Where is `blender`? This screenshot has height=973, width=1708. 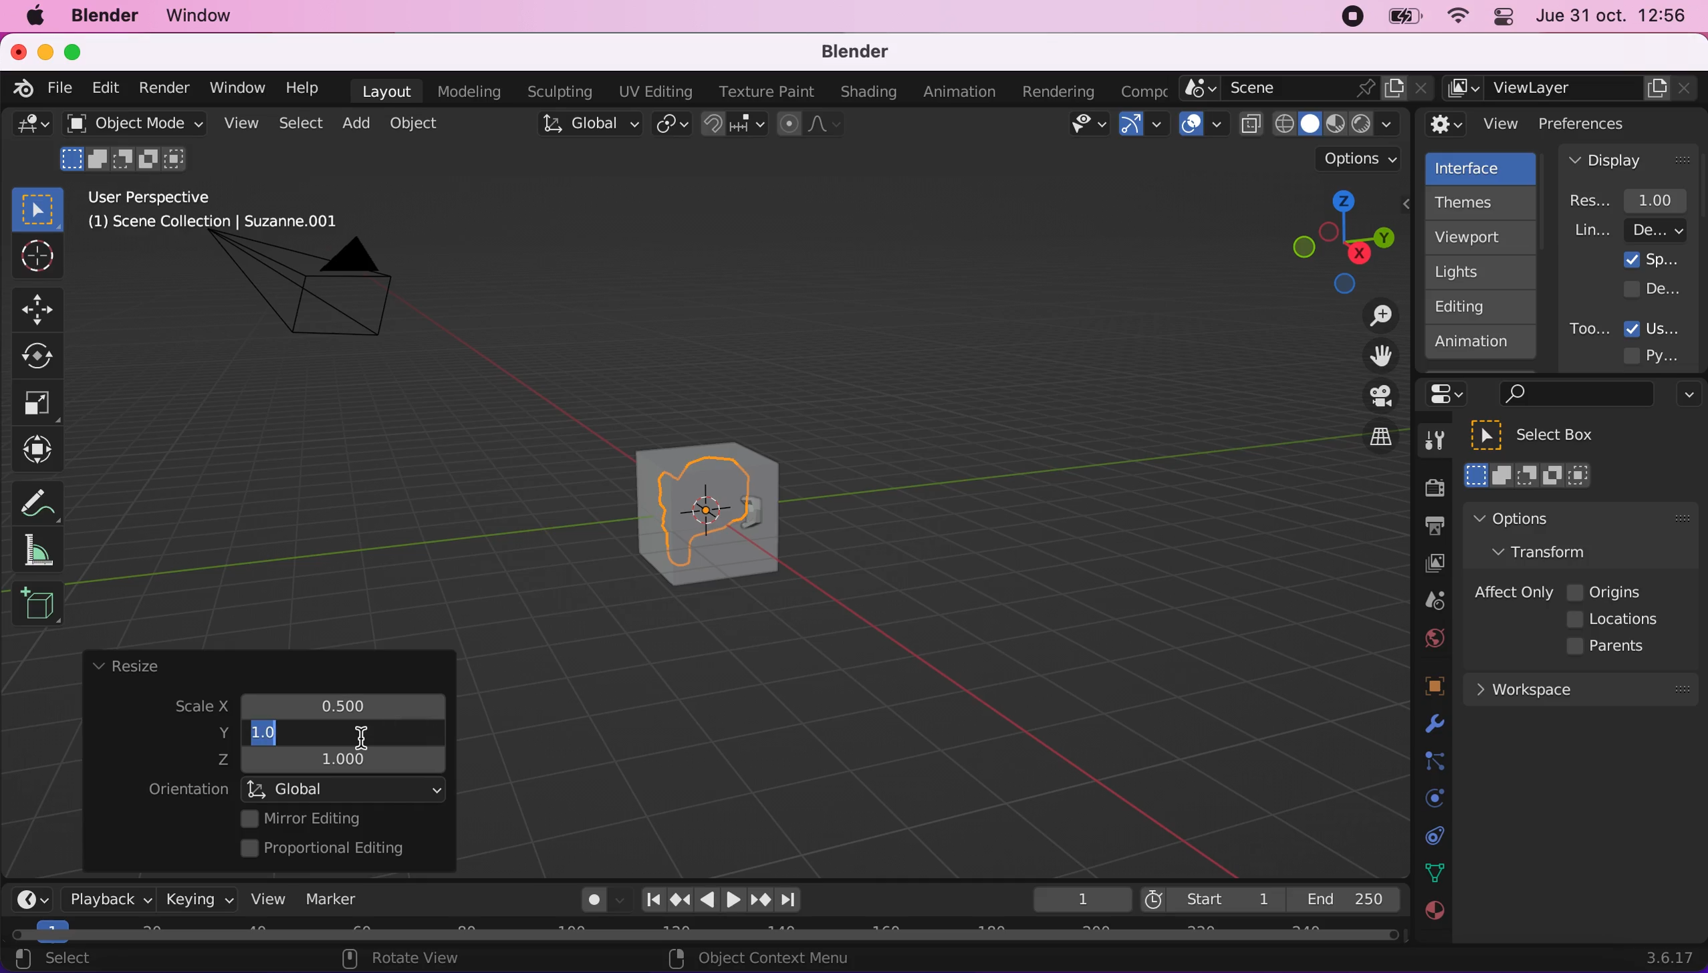
blender is located at coordinates (104, 16).